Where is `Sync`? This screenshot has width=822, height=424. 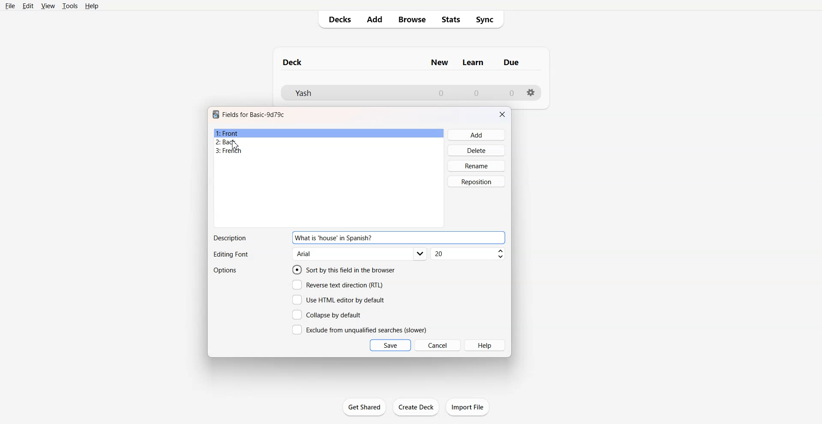 Sync is located at coordinates (488, 20).